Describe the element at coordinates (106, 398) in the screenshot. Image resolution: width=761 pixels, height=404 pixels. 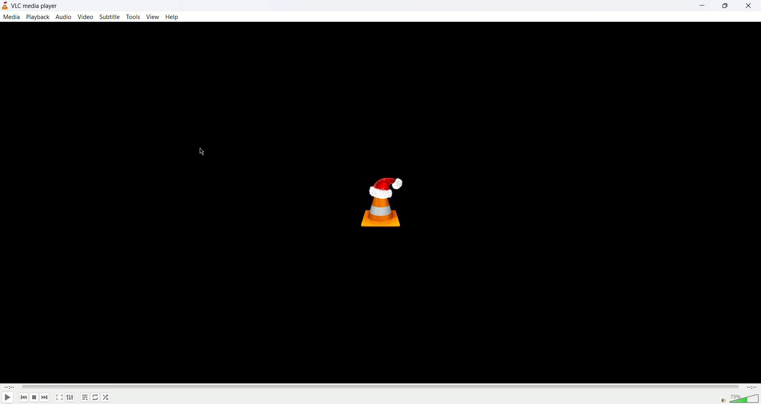
I see `random` at that location.